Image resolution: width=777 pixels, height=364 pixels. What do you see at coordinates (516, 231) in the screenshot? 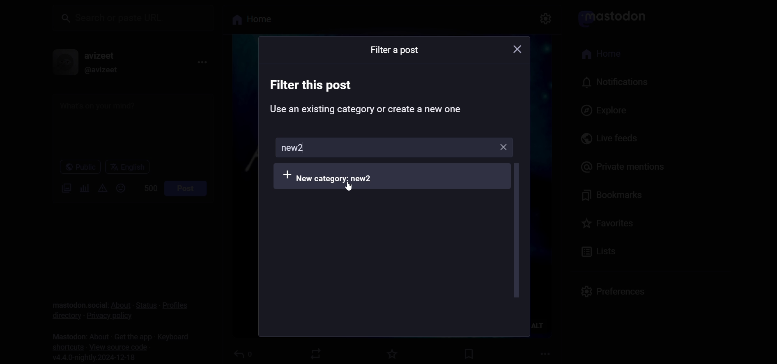
I see `scroll bar` at bounding box center [516, 231].